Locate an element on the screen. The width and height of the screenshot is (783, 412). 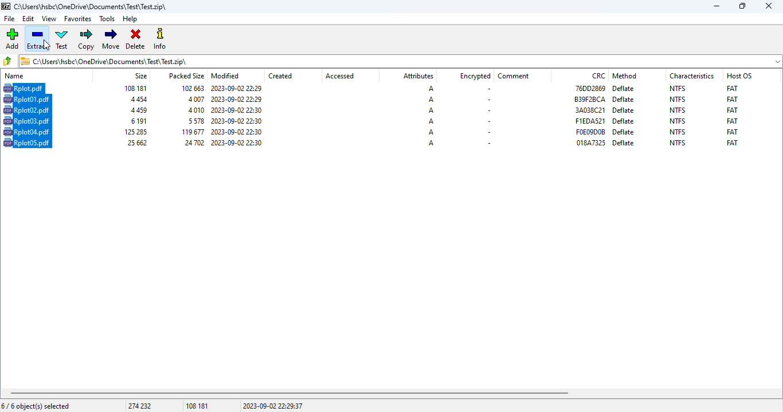
characteristics is located at coordinates (692, 76).